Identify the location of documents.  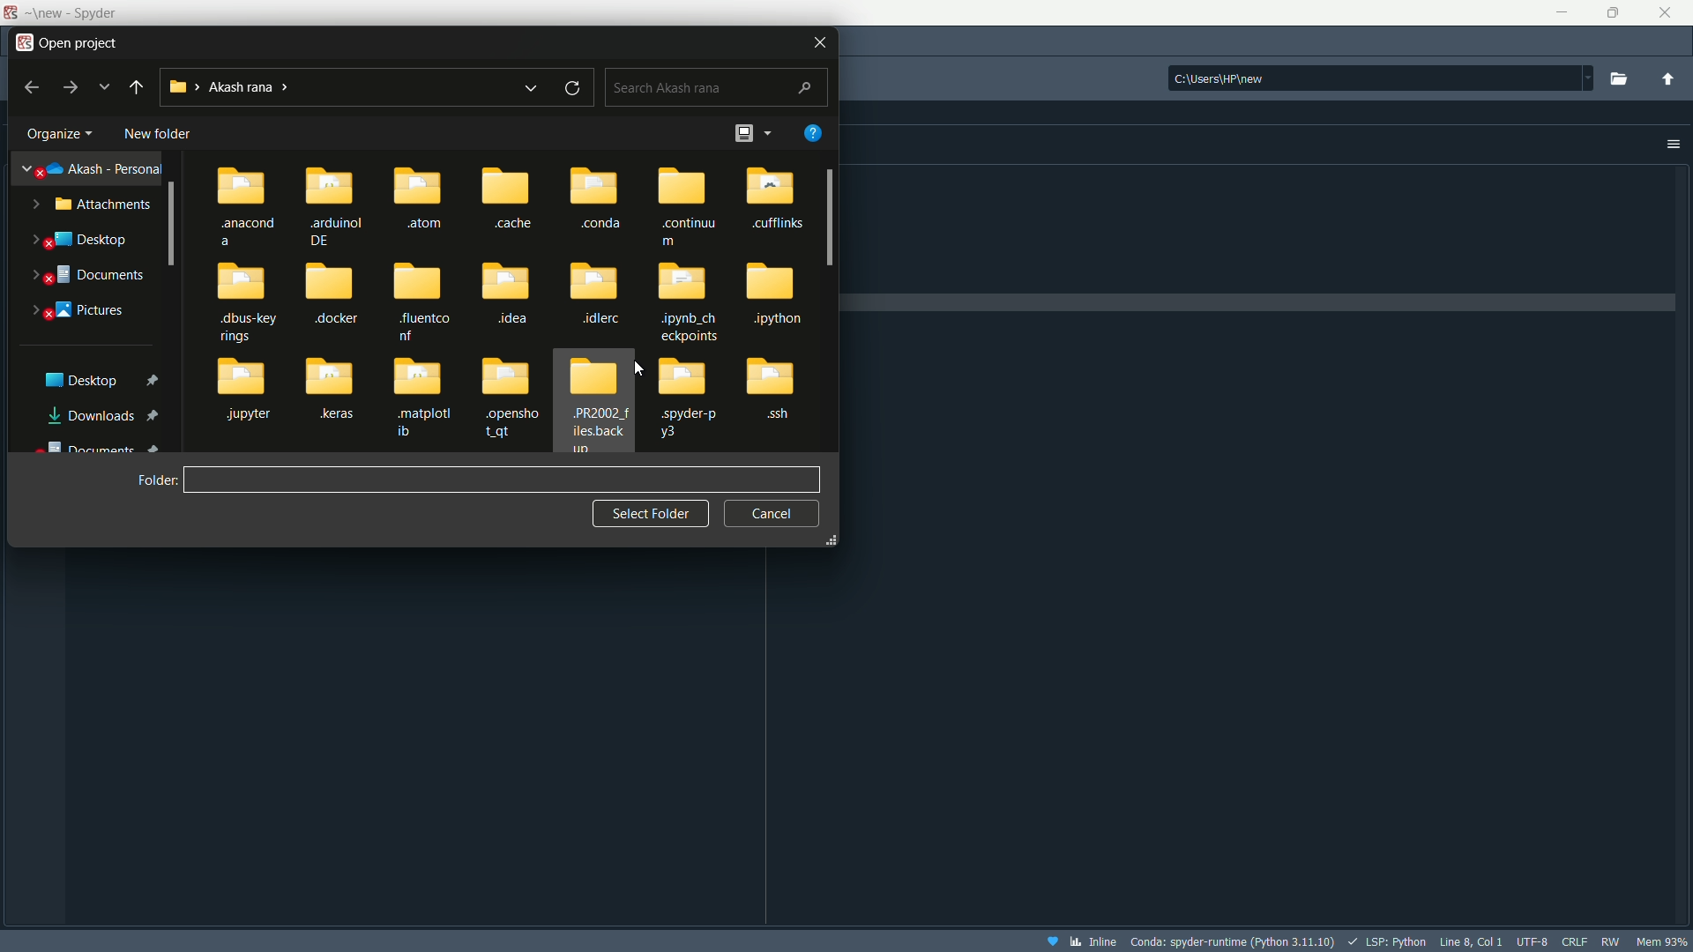
(89, 278).